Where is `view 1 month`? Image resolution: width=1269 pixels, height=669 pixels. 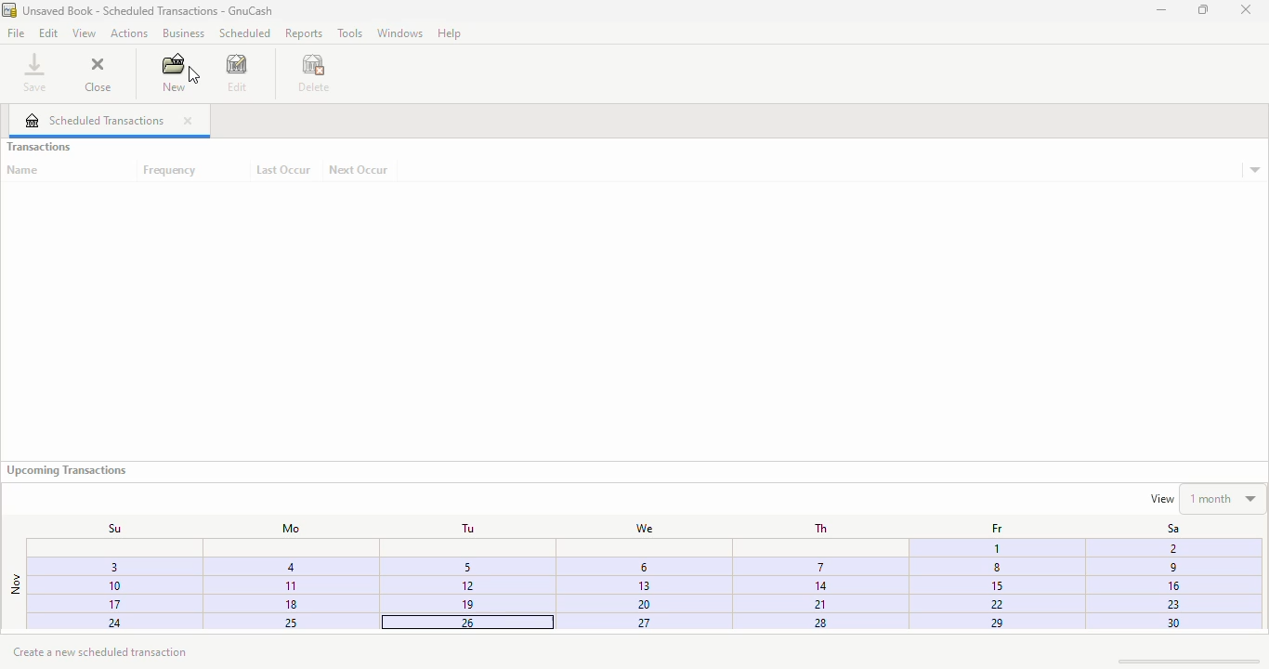 view 1 month is located at coordinates (1206, 497).